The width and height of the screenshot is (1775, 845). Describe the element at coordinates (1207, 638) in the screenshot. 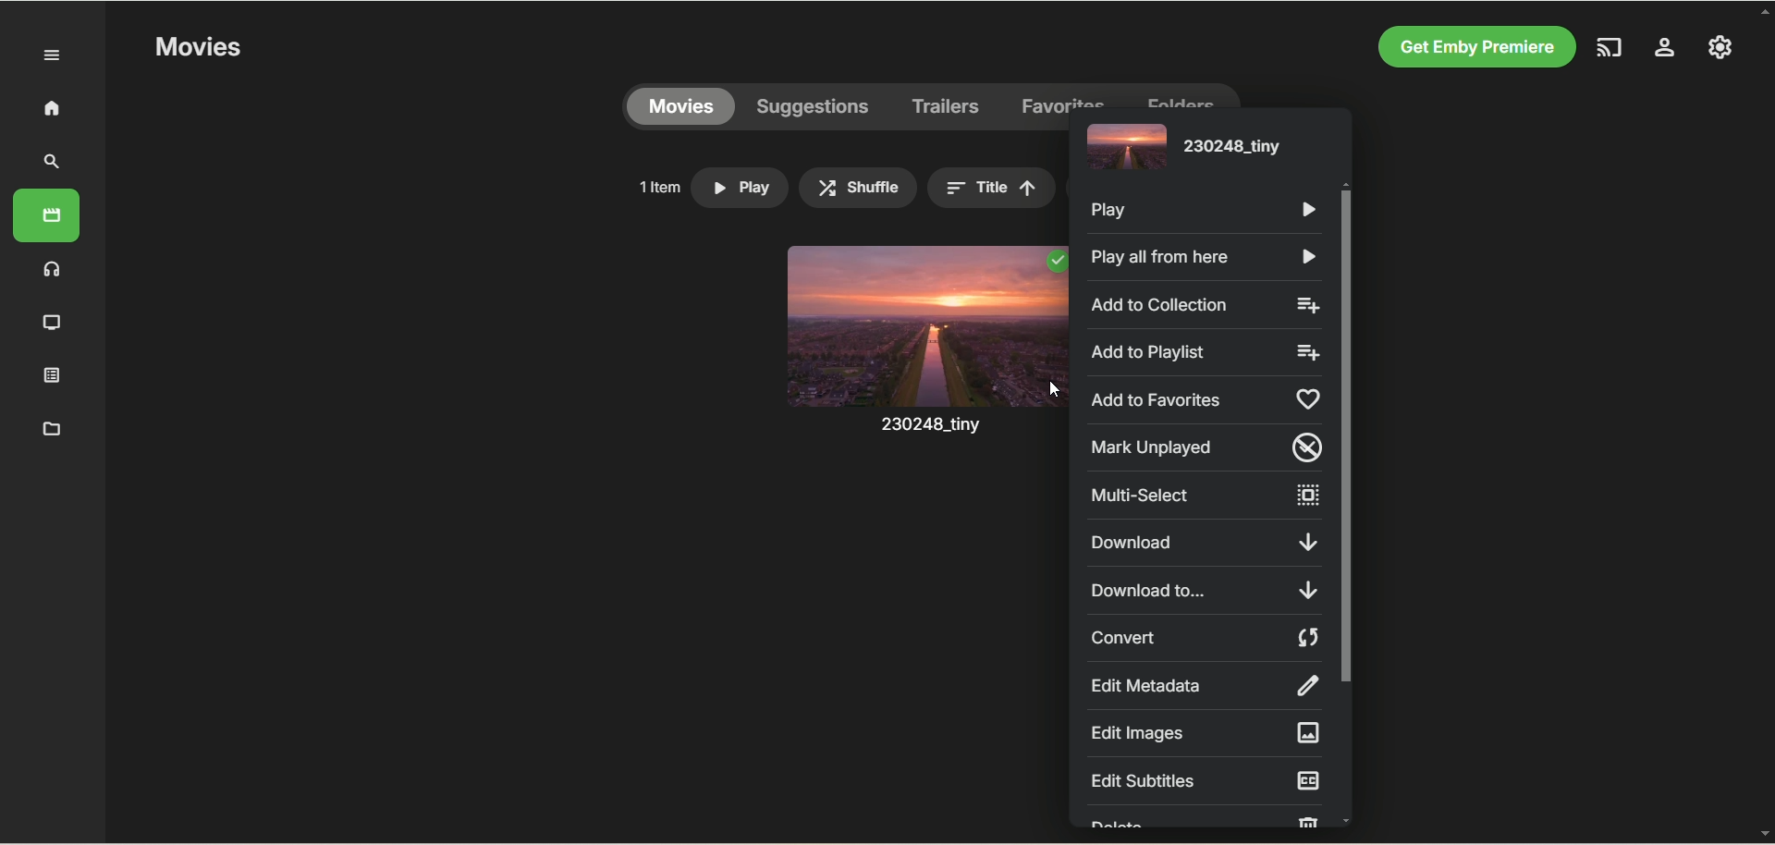

I see `convert` at that location.